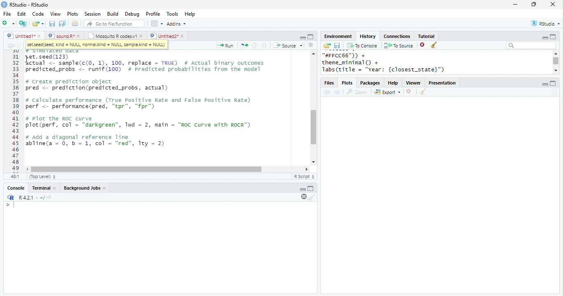  What do you see at coordinates (138, 103) in the screenshot?
I see `# calculate performance (True Positive Rate and False Positive Rate)
perf <- performance(pred, “tpr", “fpr")` at bounding box center [138, 103].